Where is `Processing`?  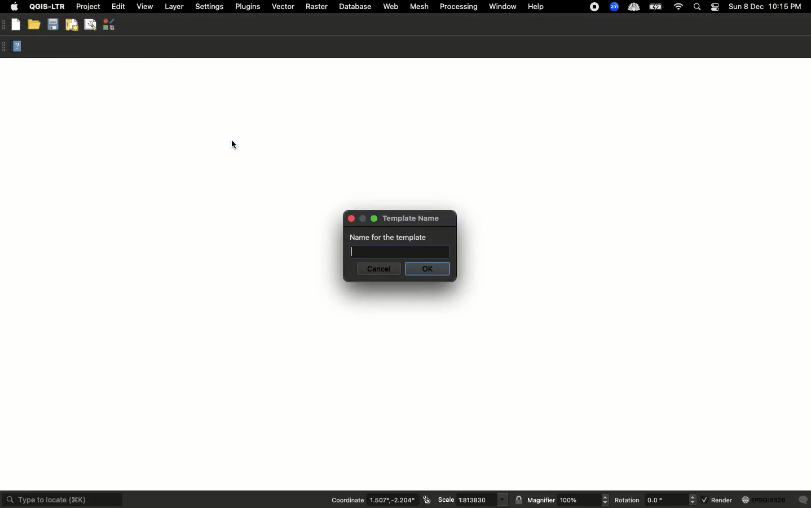 Processing is located at coordinates (459, 6).